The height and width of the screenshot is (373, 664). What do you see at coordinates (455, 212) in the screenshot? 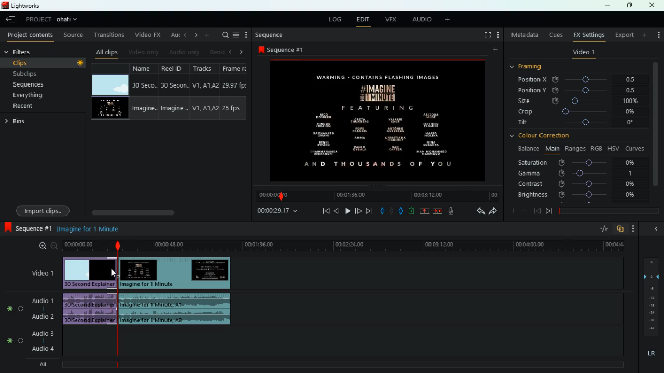
I see `mic` at bounding box center [455, 212].